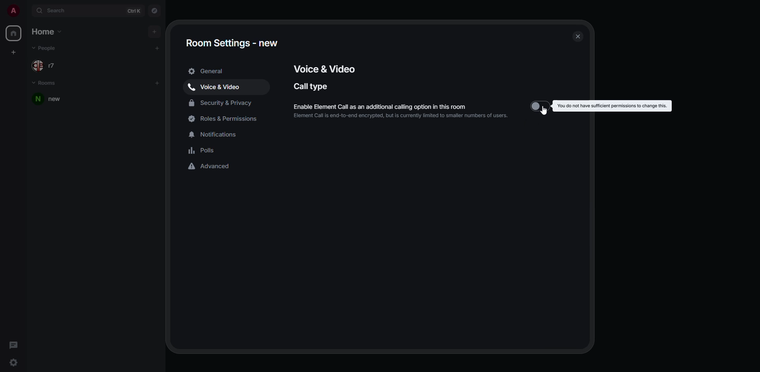  What do you see at coordinates (134, 11) in the screenshot?
I see `ctrl K` at bounding box center [134, 11].